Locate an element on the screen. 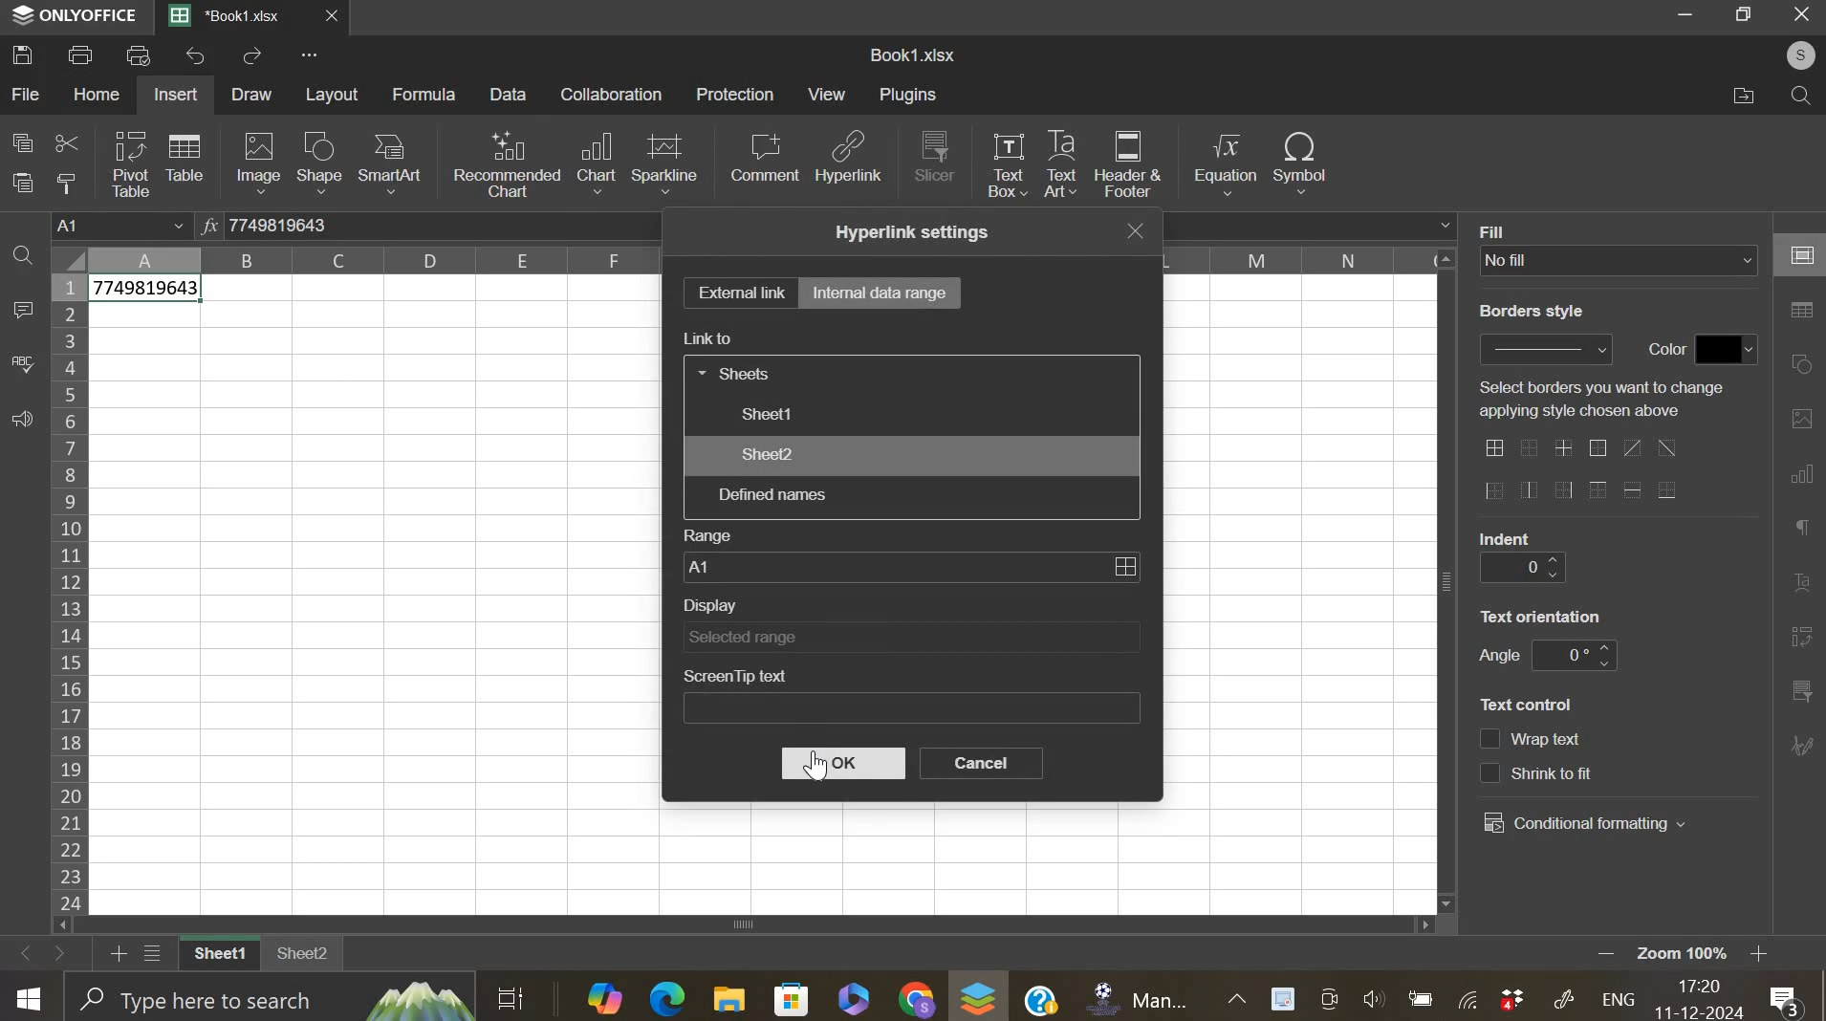 The width and height of the screenshot is (1826, 1021). spreadsheet name is located at coordinates (912, 54).